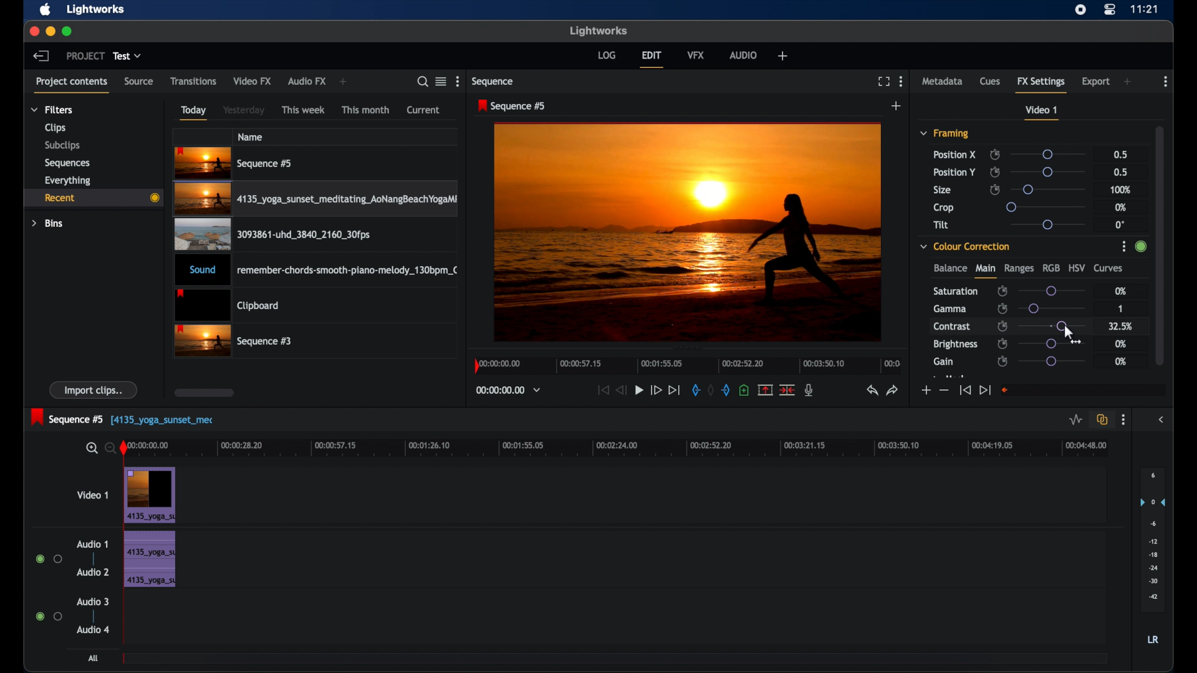  I want to click on enable/disable keyframes, so click(994, 155).